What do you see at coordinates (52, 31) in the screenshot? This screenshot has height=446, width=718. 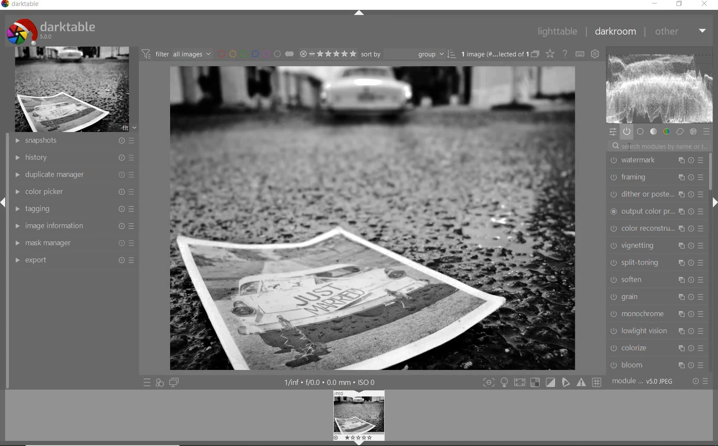 I see `darktable` at bounding box center [52, 31].